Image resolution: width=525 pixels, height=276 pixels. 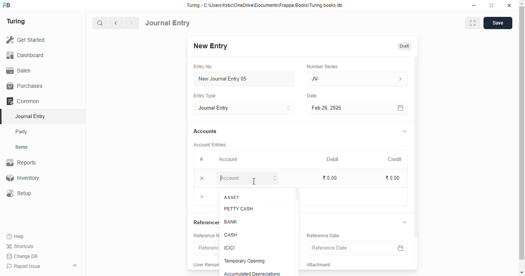 I want to click on account, so click(x=228, y=159).